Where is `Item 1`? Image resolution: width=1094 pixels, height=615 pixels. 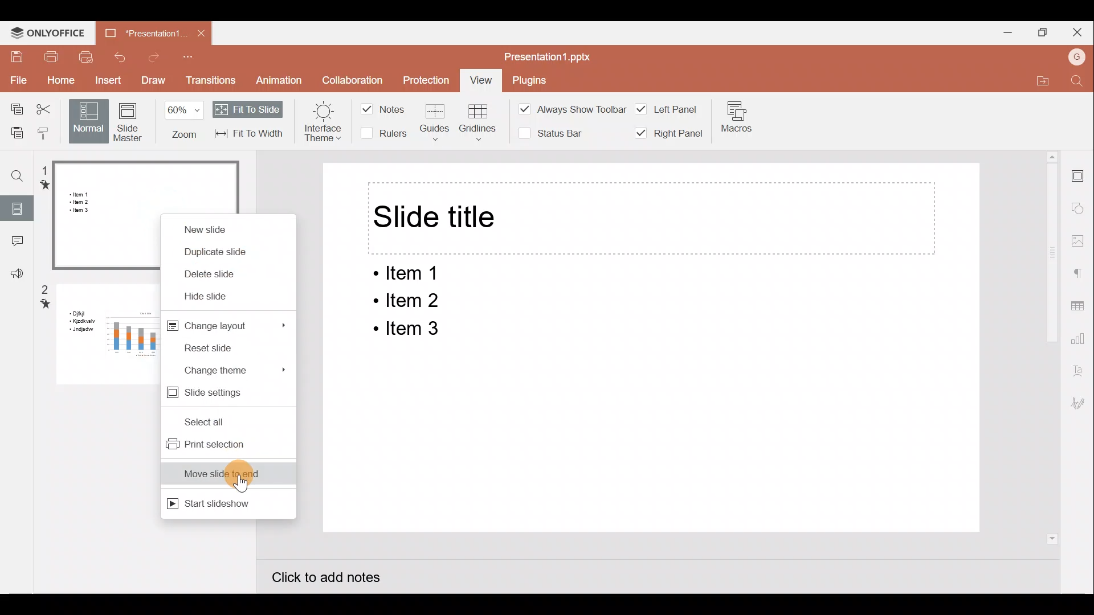 Item 1 is located at coordinates (411, 274).